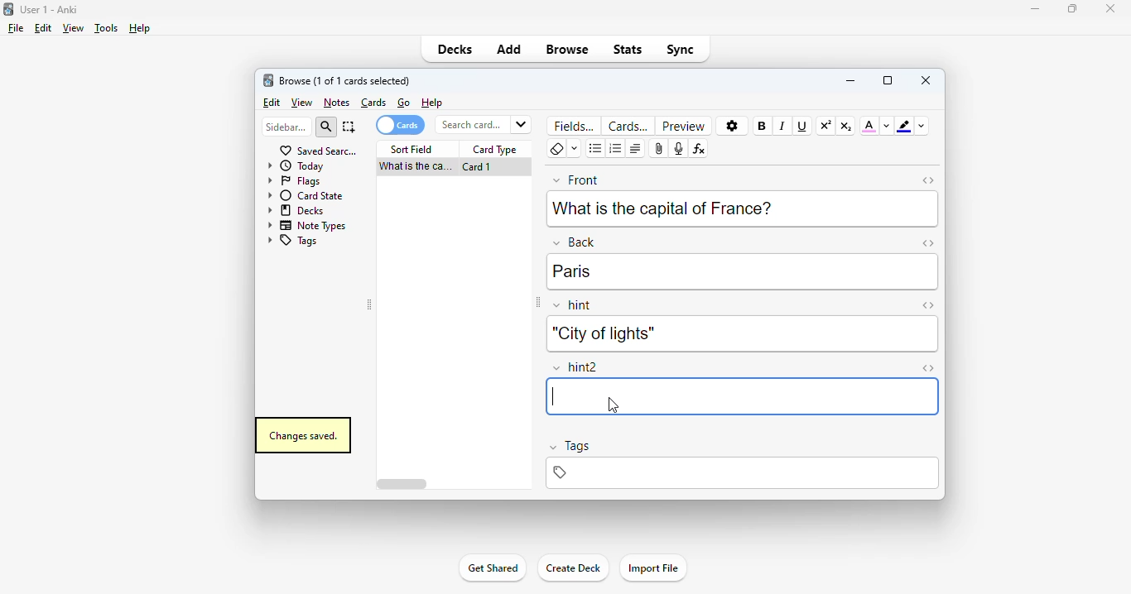 The width and height of the screenshot is (1131, 594). Describe the element at coordinates (572, 271) in the screenshot. I see `paris` at that location.